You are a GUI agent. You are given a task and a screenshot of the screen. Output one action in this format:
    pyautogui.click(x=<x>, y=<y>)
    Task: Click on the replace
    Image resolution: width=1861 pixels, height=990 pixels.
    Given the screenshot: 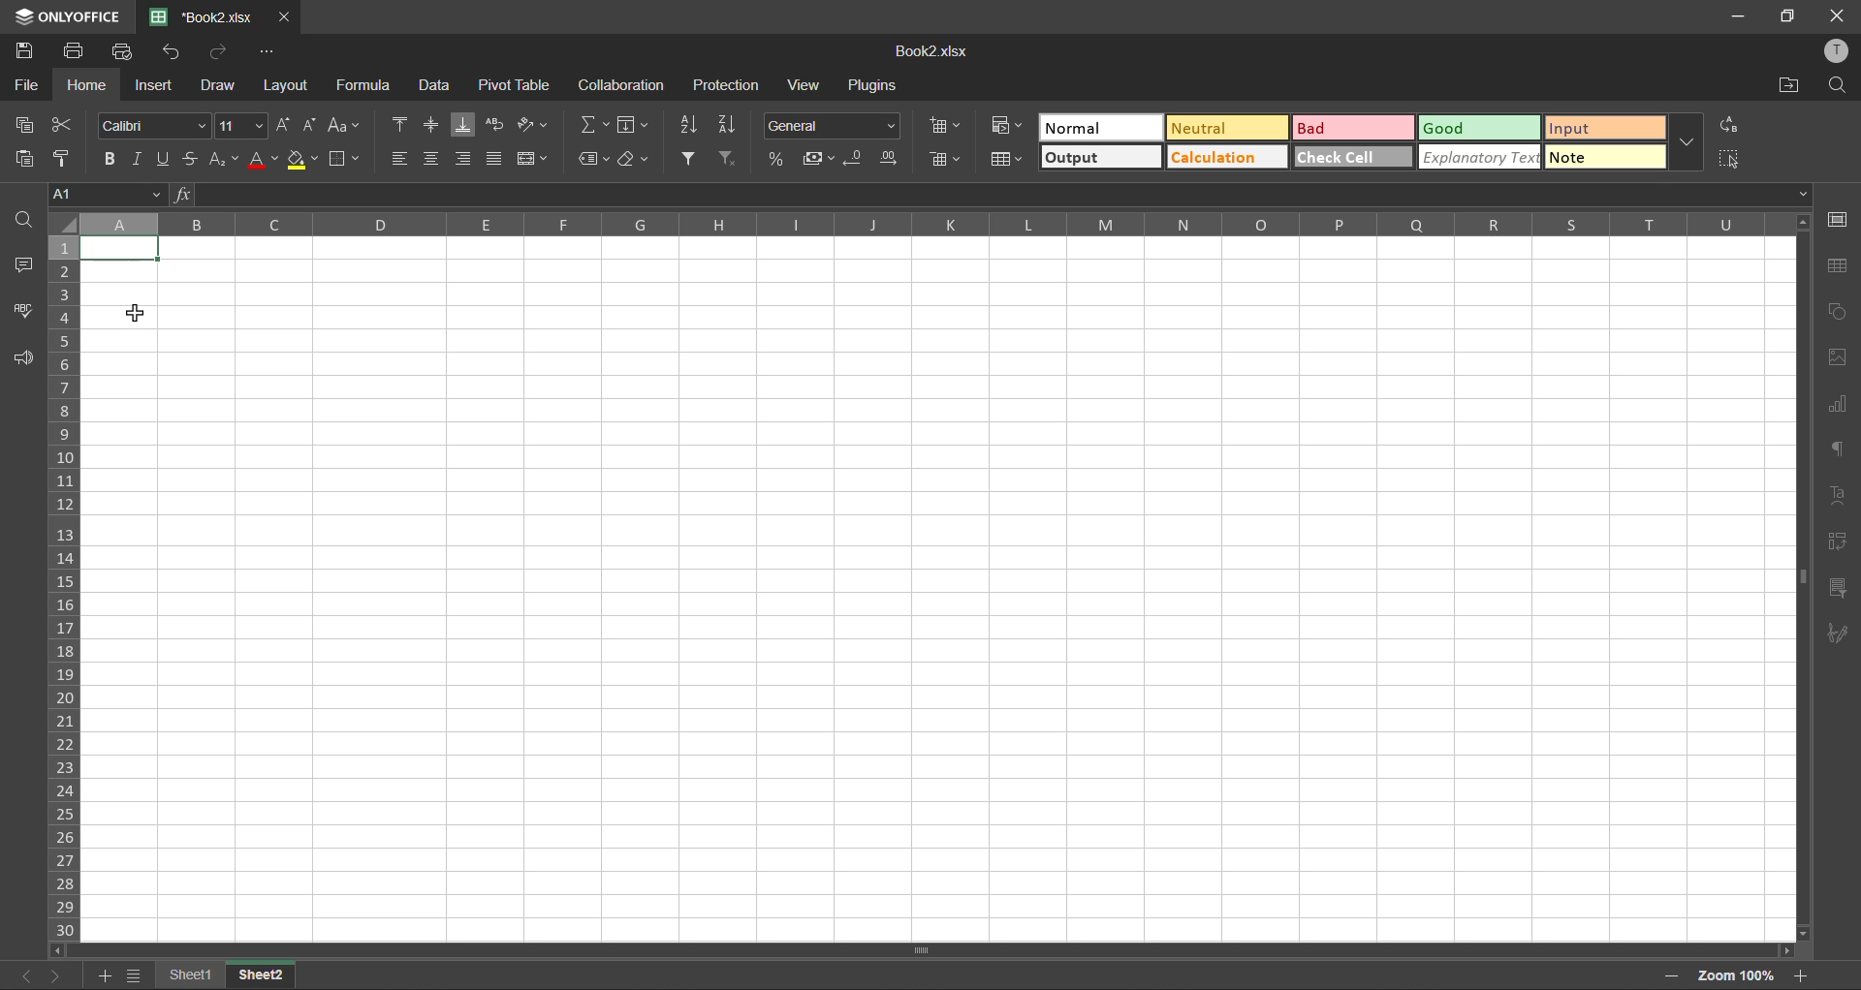 What is the action you would take?
    pyautogui.click(x=1729, y=127)
    